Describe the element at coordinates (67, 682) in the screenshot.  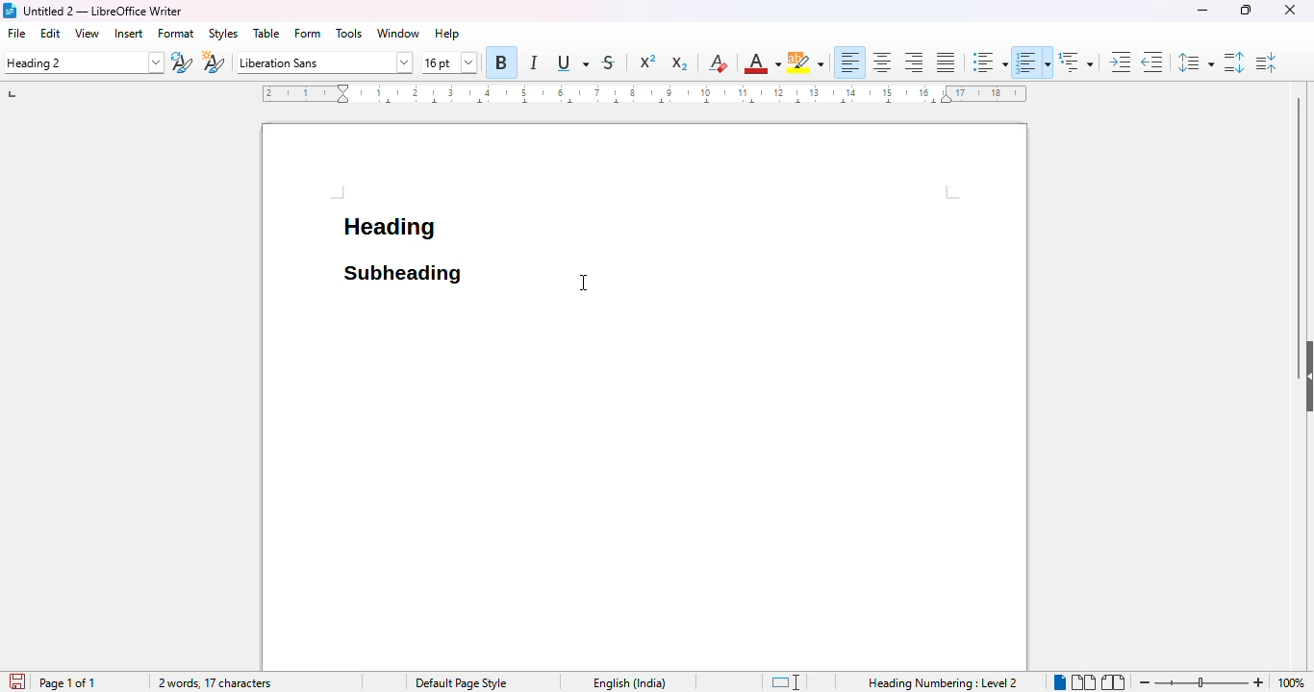
I see `page 1 of 1` at that location.